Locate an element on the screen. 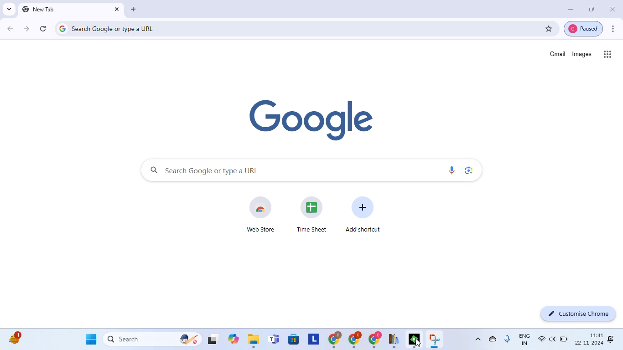 The width and height of the screenshot is (623, 350). close is located at coordinates (613, 9).